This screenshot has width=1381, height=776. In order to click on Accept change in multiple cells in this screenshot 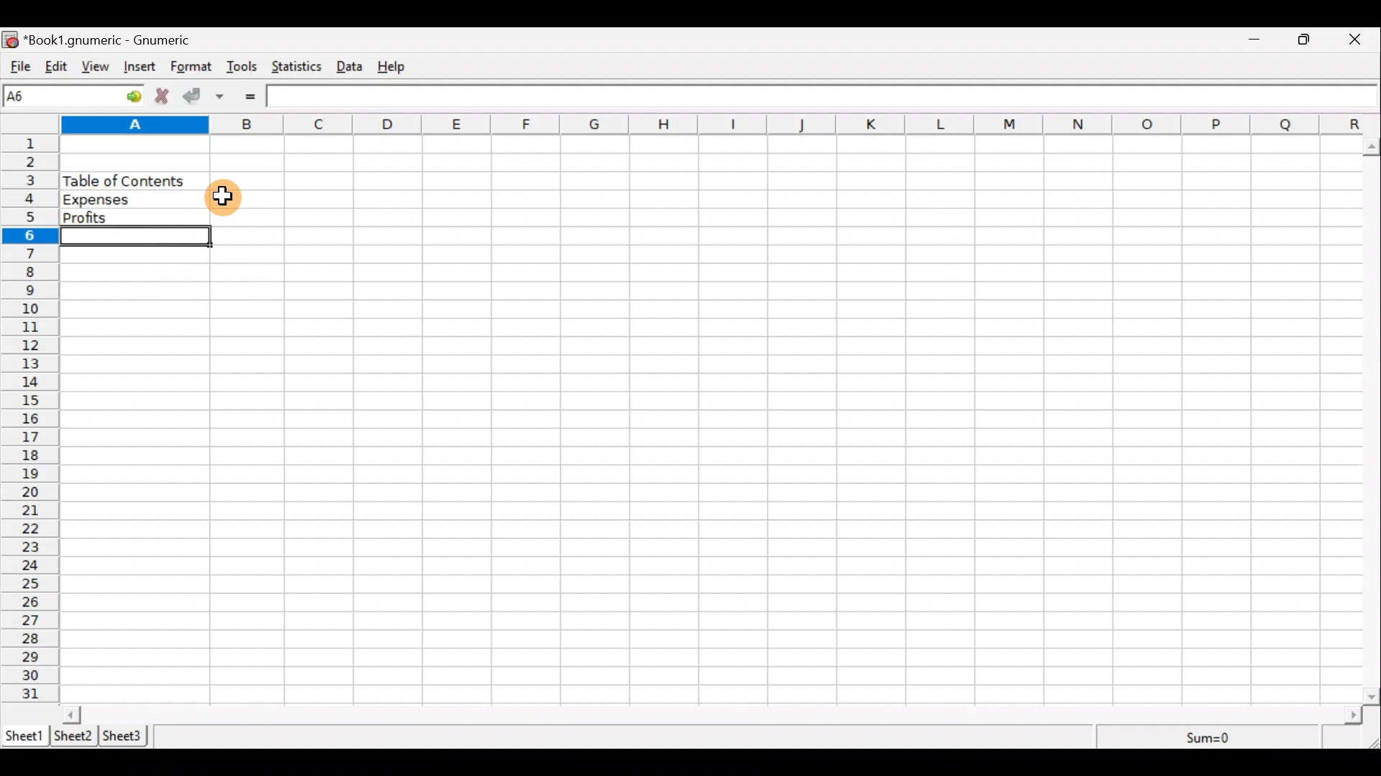, I will do `click(225, 96)`.